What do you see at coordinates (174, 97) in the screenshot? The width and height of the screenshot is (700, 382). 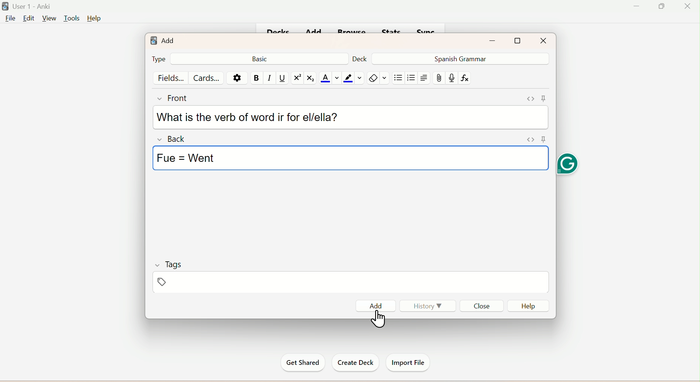 I see `Front` at bounding box center [174, 97].